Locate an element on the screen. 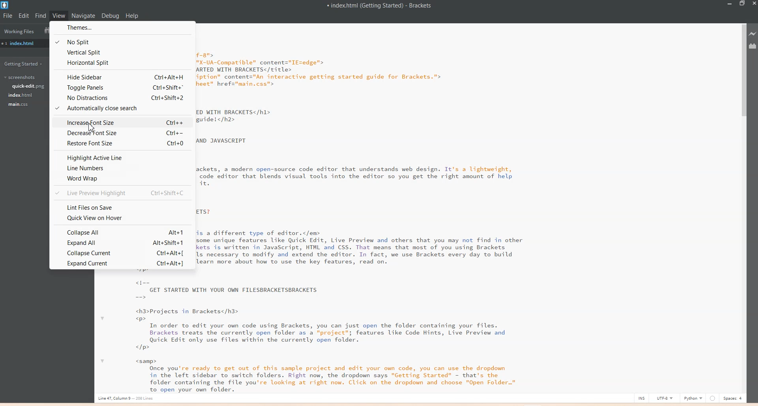 Image resolution: width=758 pixels, height=406 pixels. No Distractions is located at coordinates (122, 99).